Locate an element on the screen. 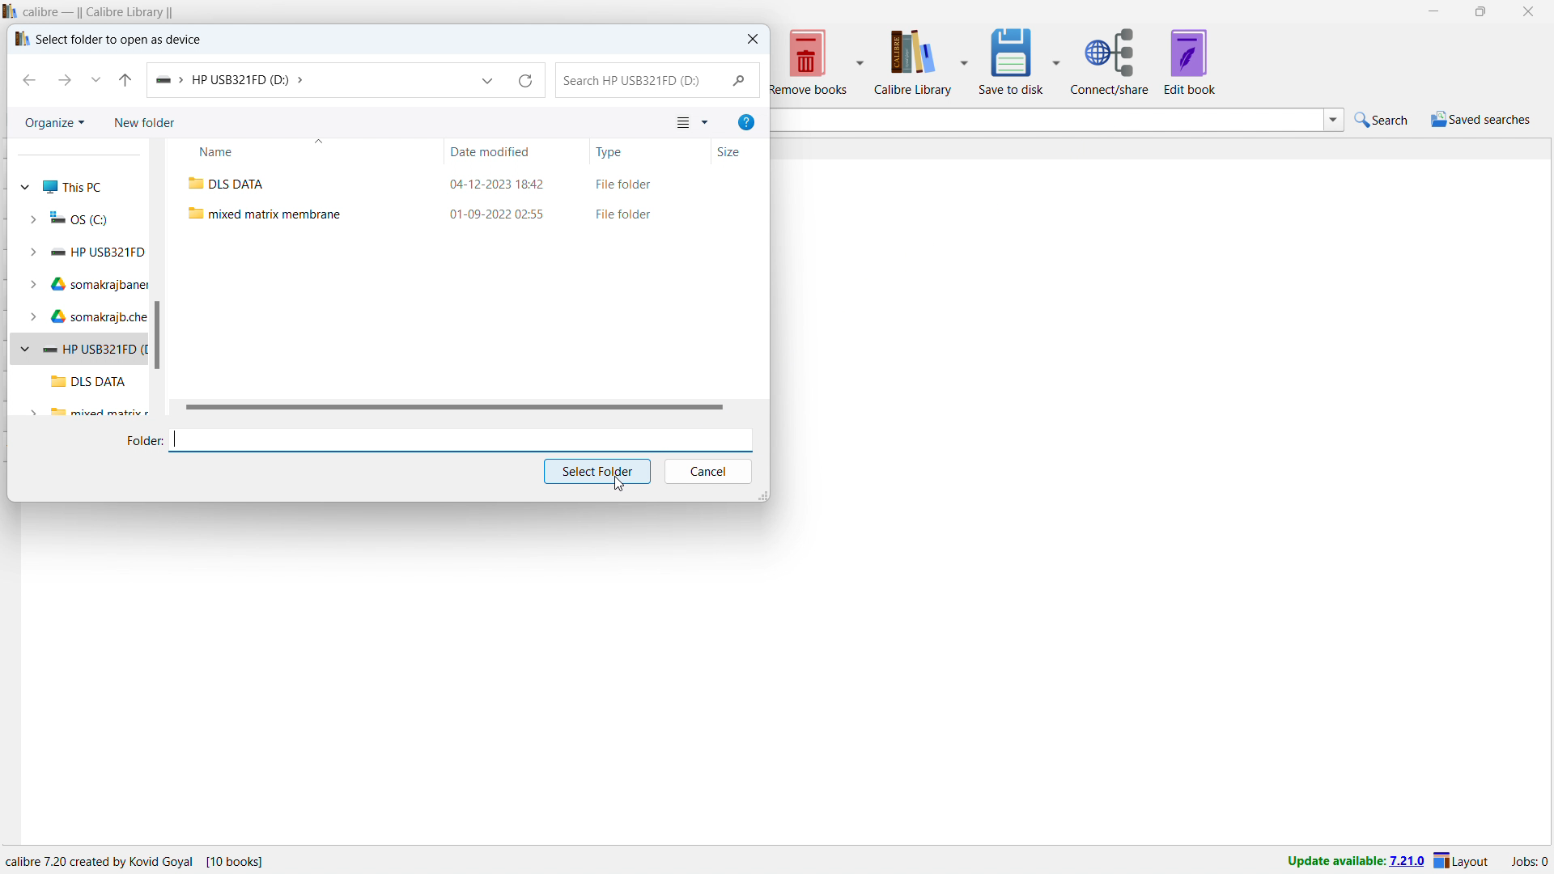 This screenshot has height=874, width=1554. go to originating folder is located at coordinates (125, 80).